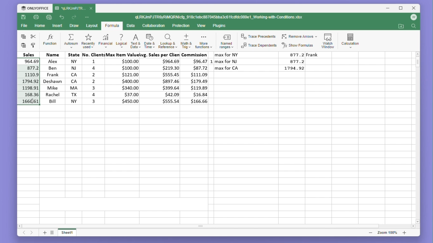 The height and width of the screenshot is (243, 433). Describe the element at coordinates (121, 40) in the screenshot. I see `Logical` at that location.